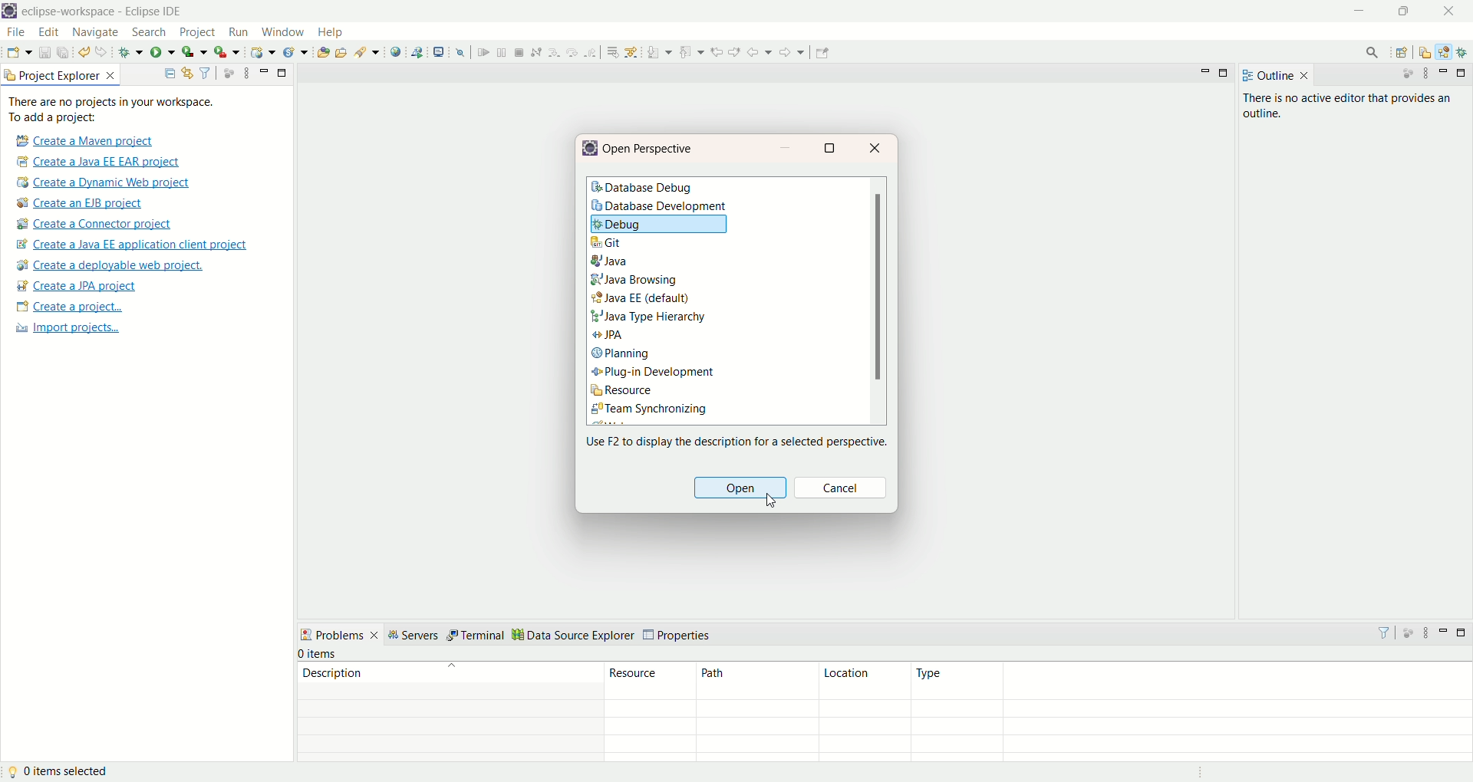 The image size is (1473, 782). I want to click on outline, so click(1276, 77).